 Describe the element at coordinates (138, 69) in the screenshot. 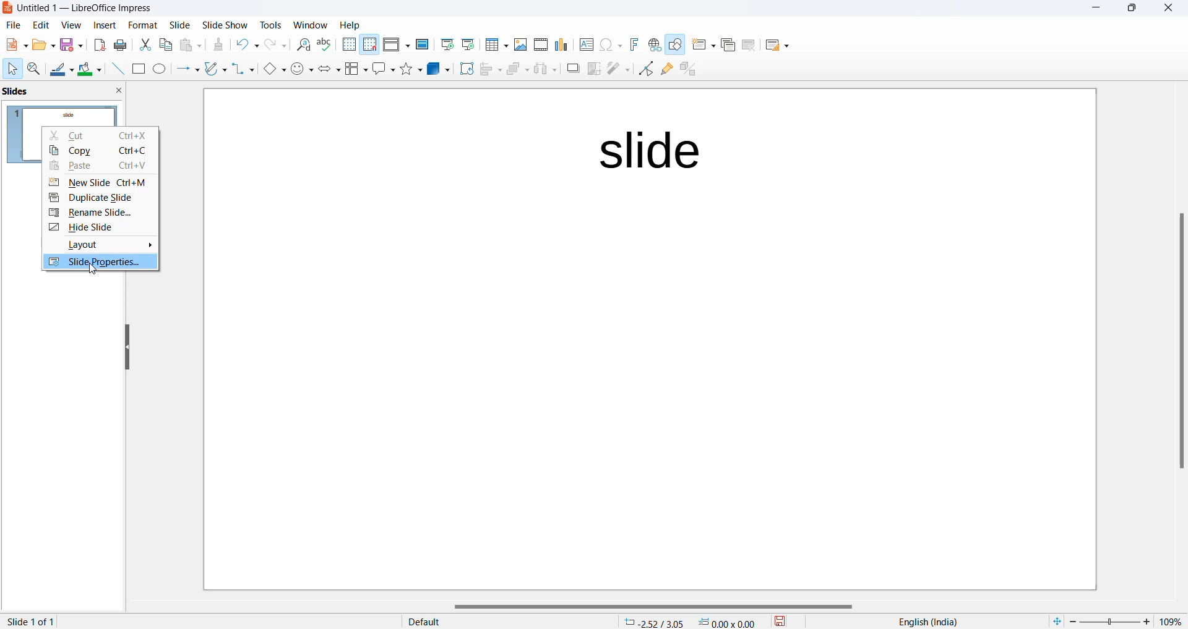

I see `rectangle ` at that location.